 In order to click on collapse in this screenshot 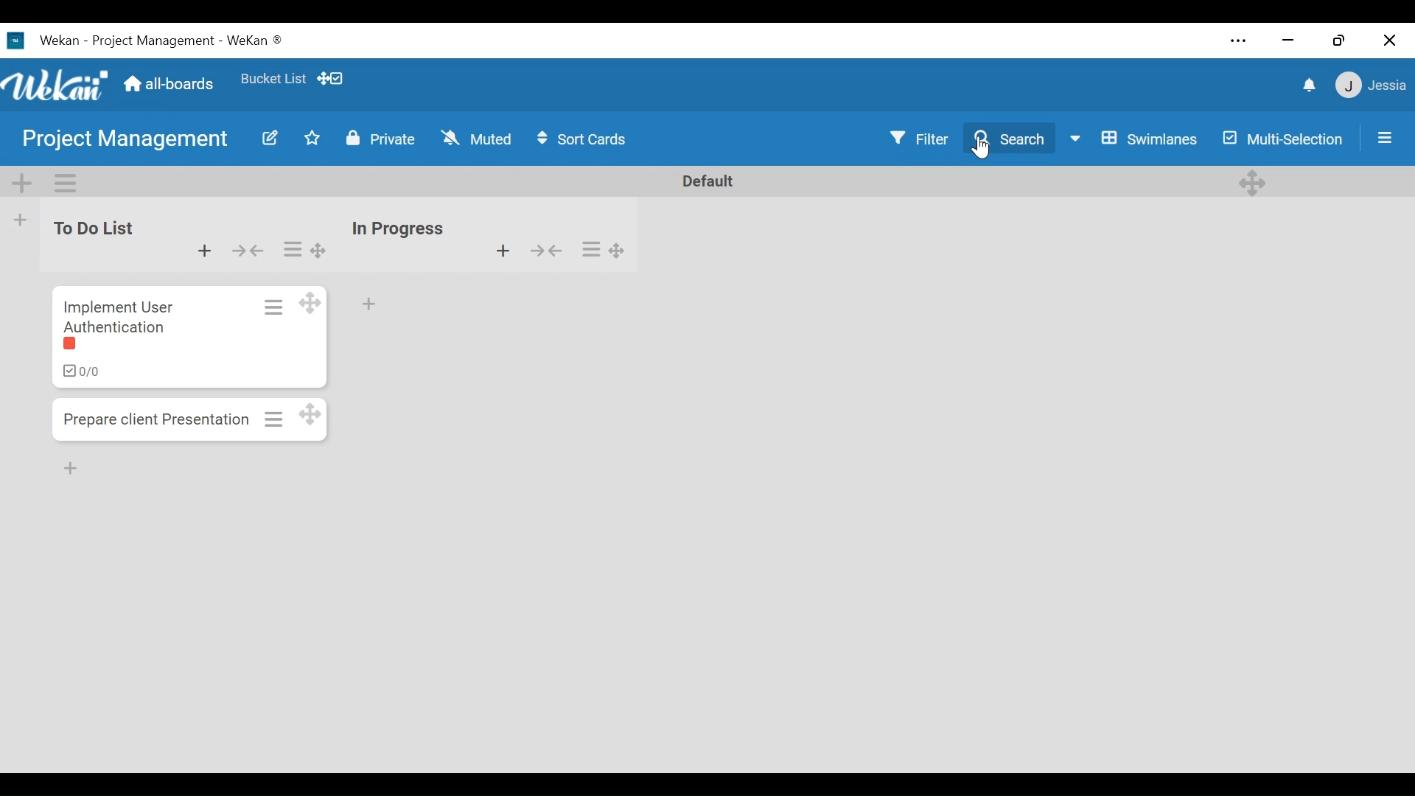, I will do `click(548, 253)`.